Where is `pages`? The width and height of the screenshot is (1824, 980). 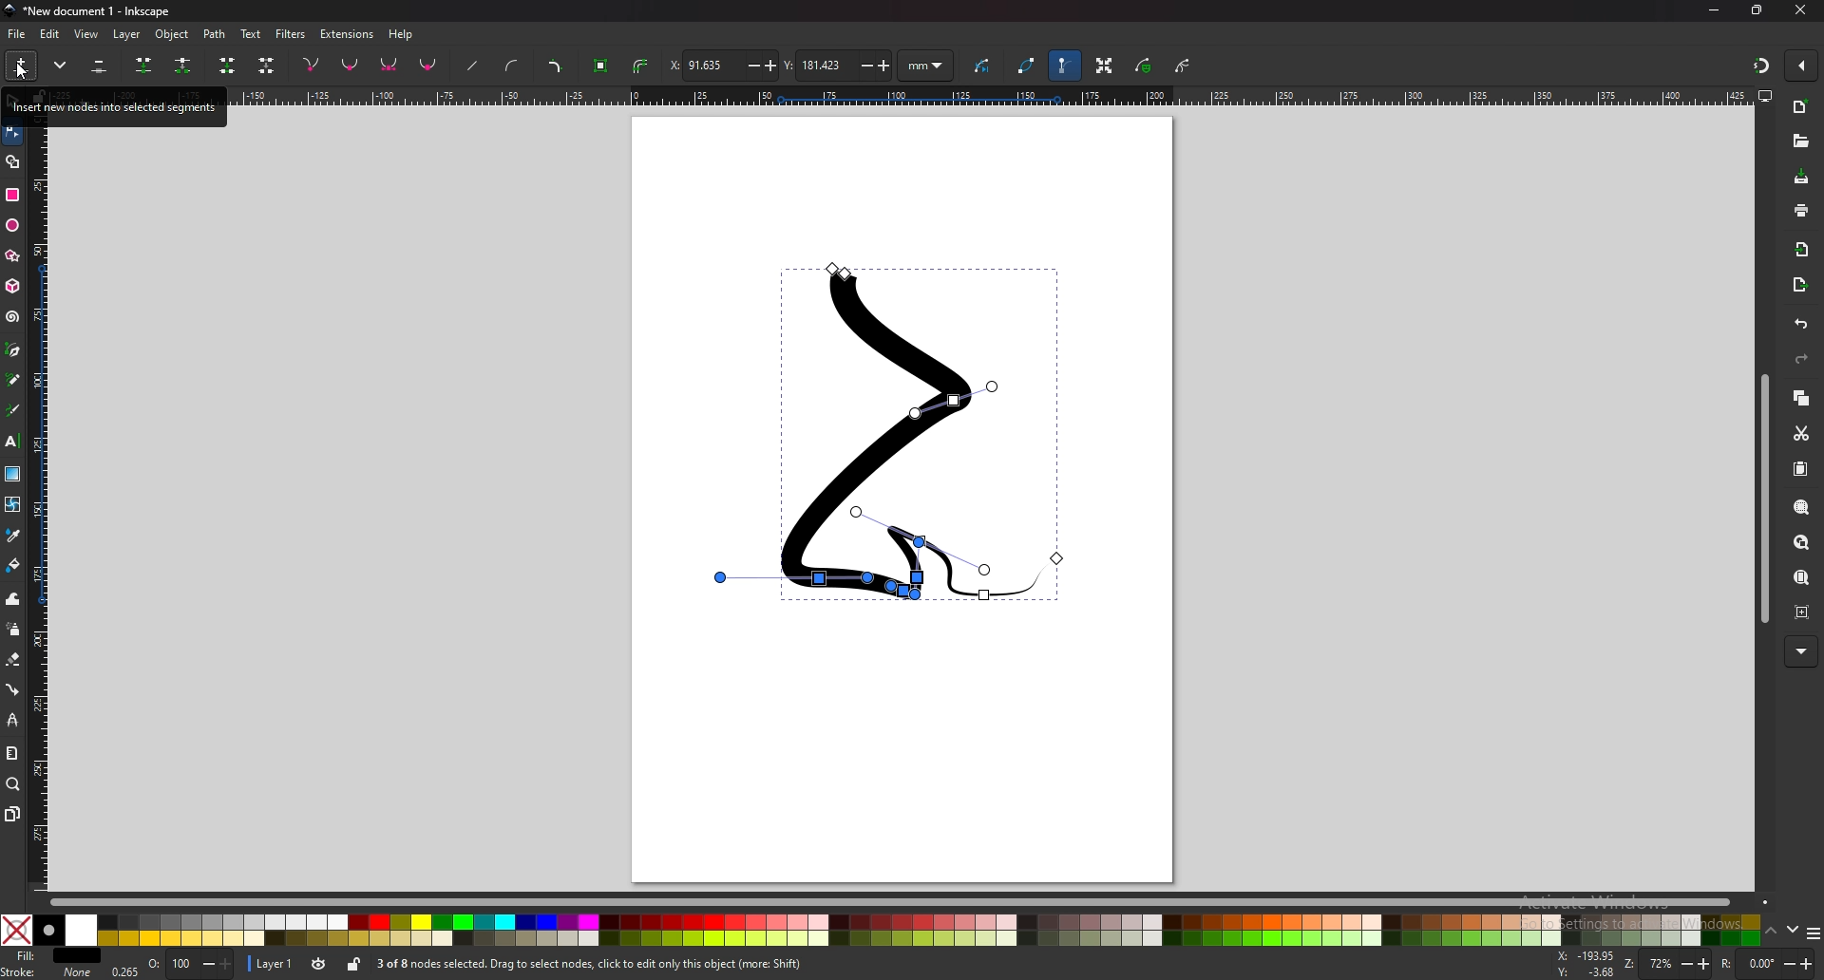
pages is located at coordinates (12, 815).